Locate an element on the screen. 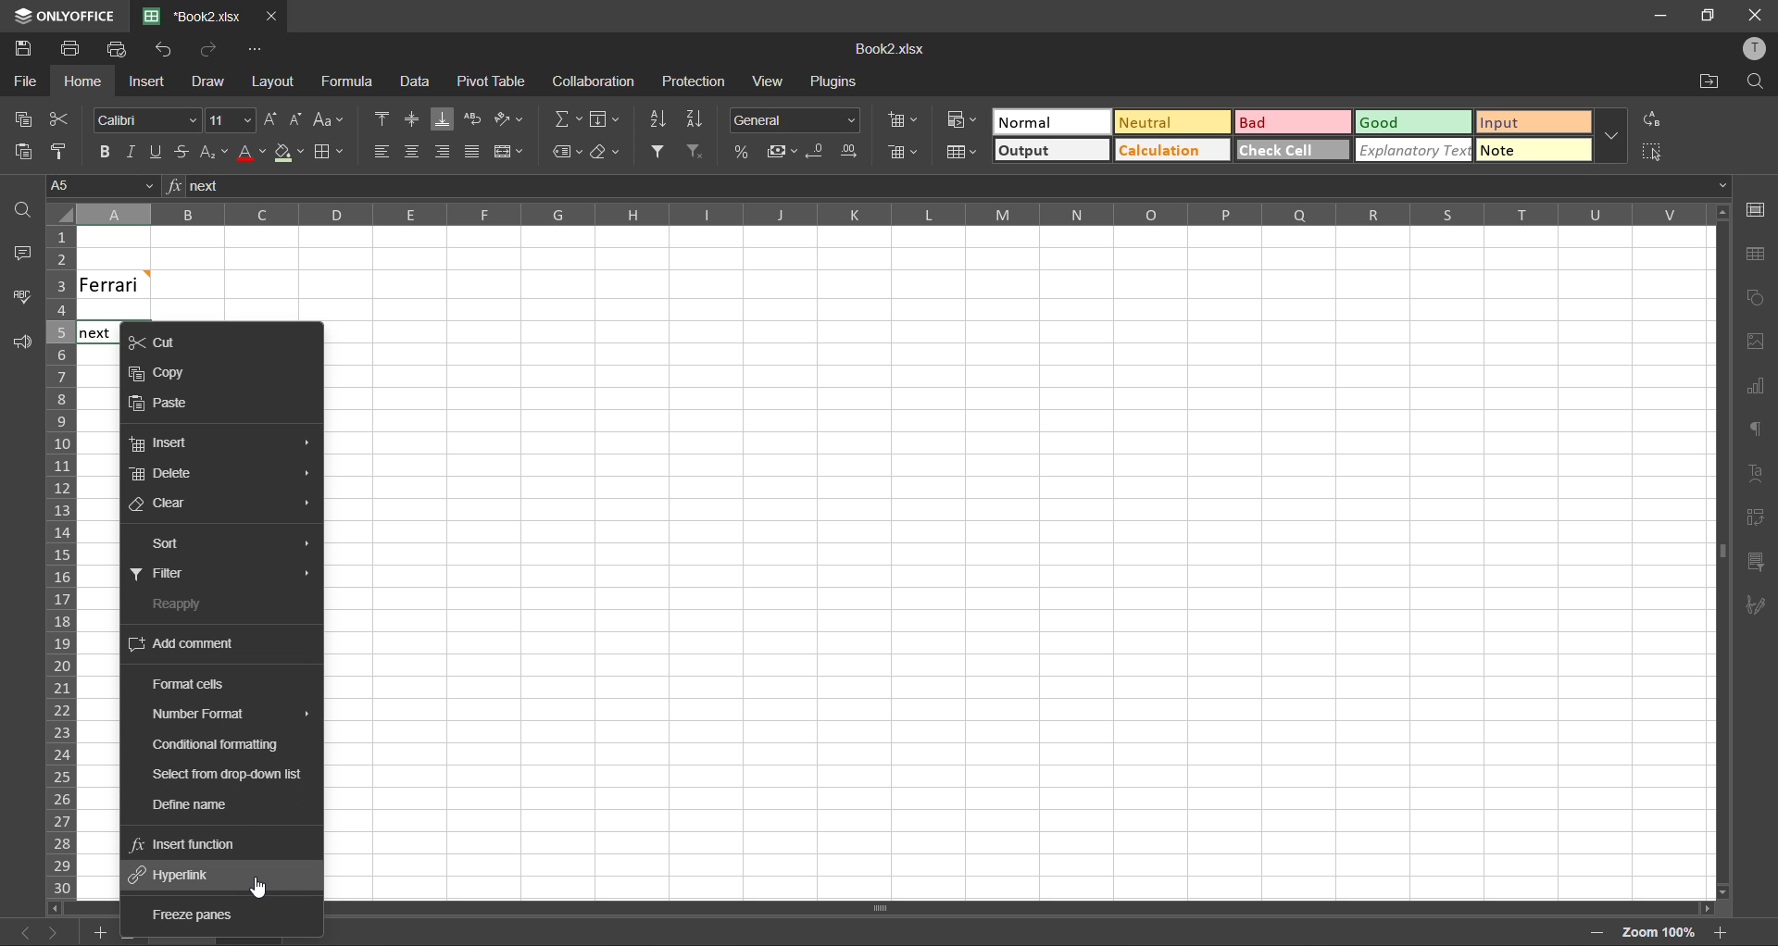  number format is located at coordinates (226, 715).